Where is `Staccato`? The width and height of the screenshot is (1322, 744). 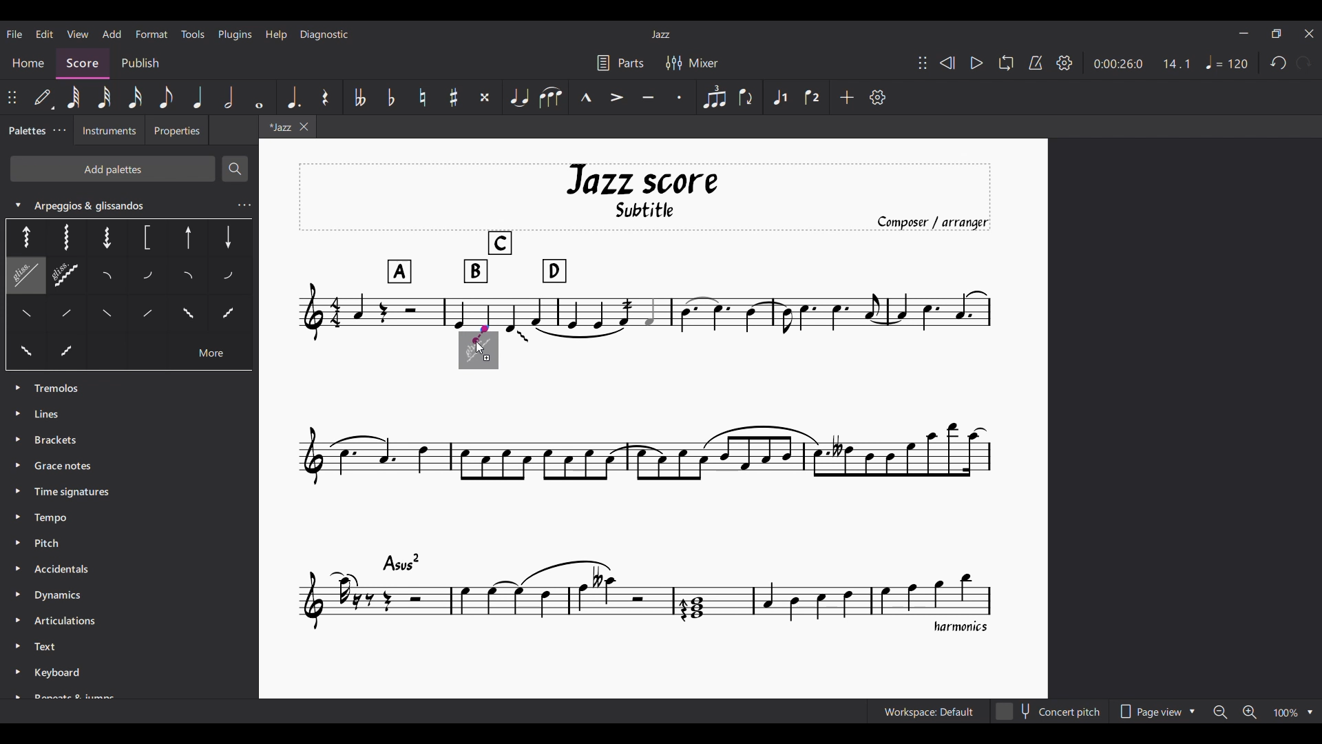 Staccato is located at coordinates (680, 97).